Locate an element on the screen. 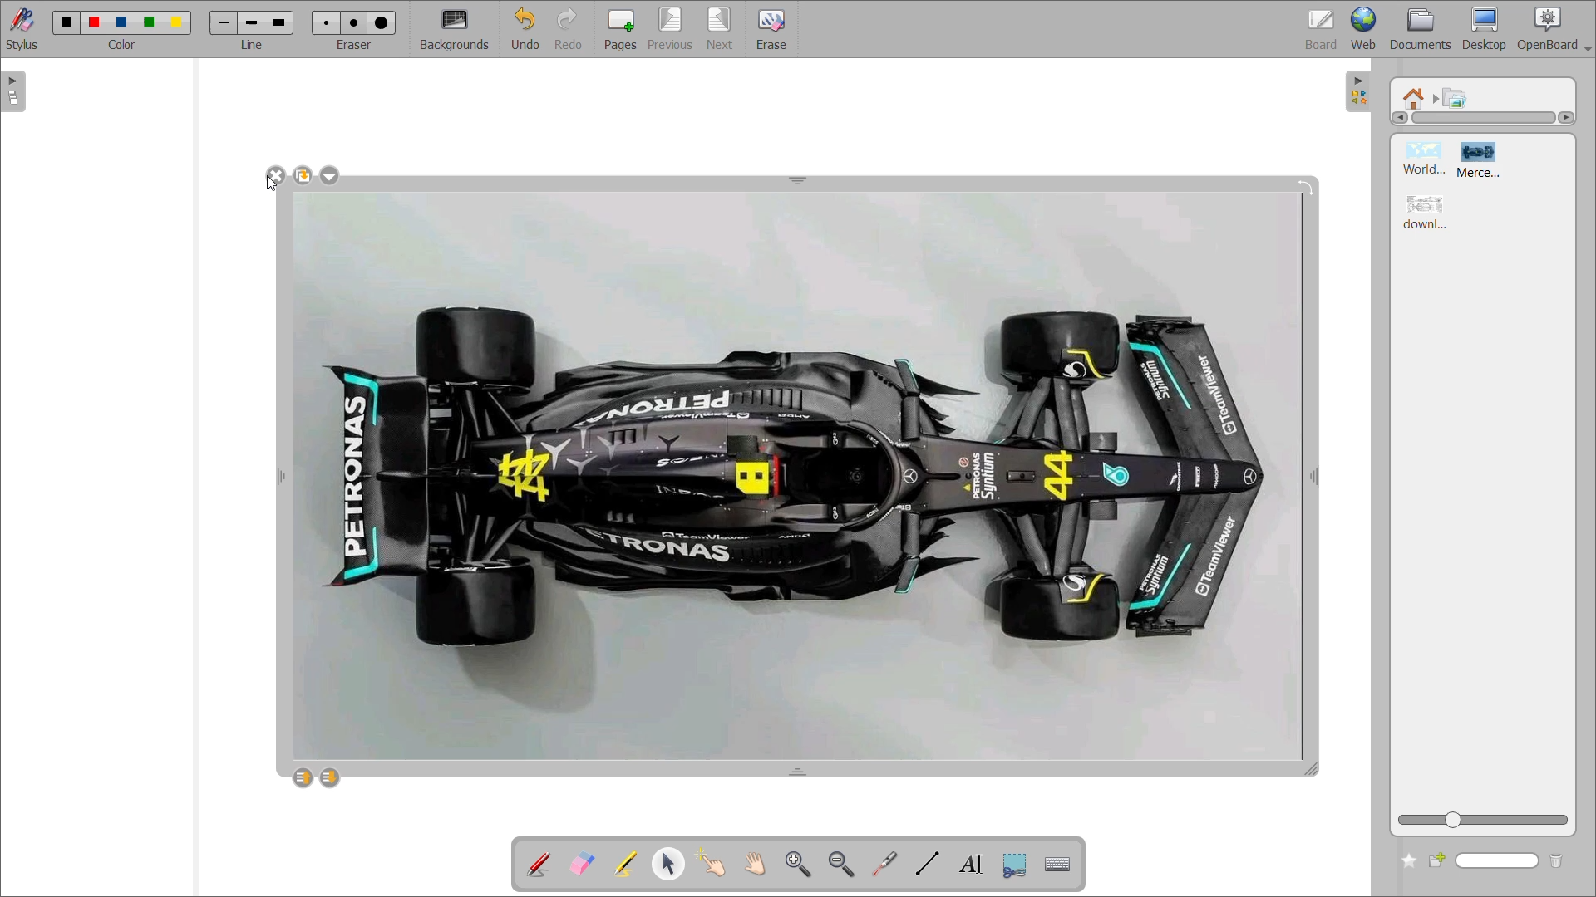 Image resolution: width=1596 pixels, height=897 pixels. layer down is located at coordinates (331, 778).